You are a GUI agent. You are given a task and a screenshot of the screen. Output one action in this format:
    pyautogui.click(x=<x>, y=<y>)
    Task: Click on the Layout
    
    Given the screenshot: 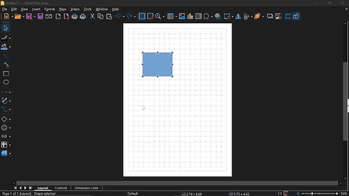 What is the action you would take?
    pyautogui.click(x=43, y=188)
    